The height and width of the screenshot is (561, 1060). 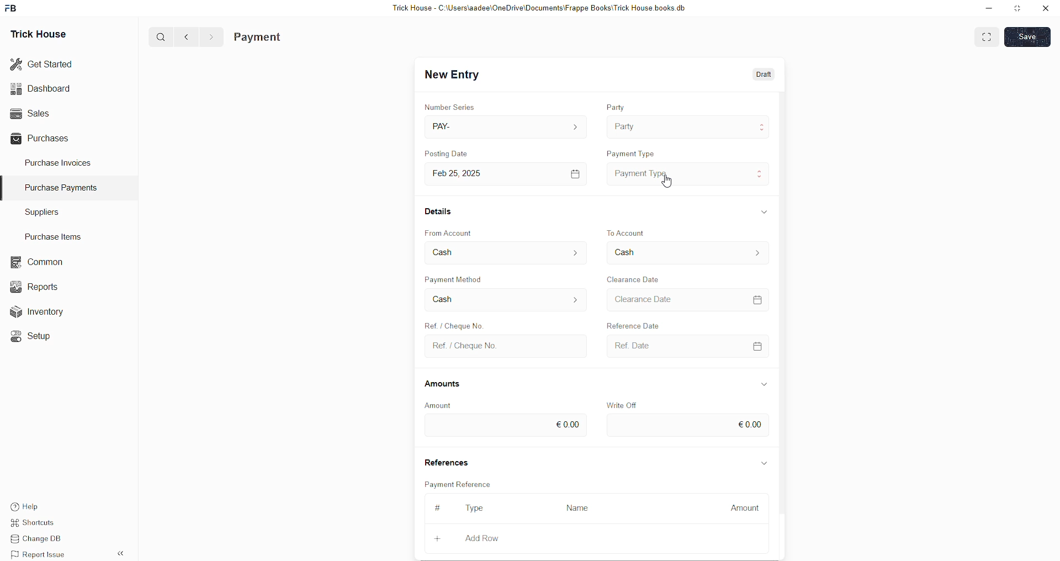 I want to click on  Get Started, so click(x=42, y=63).